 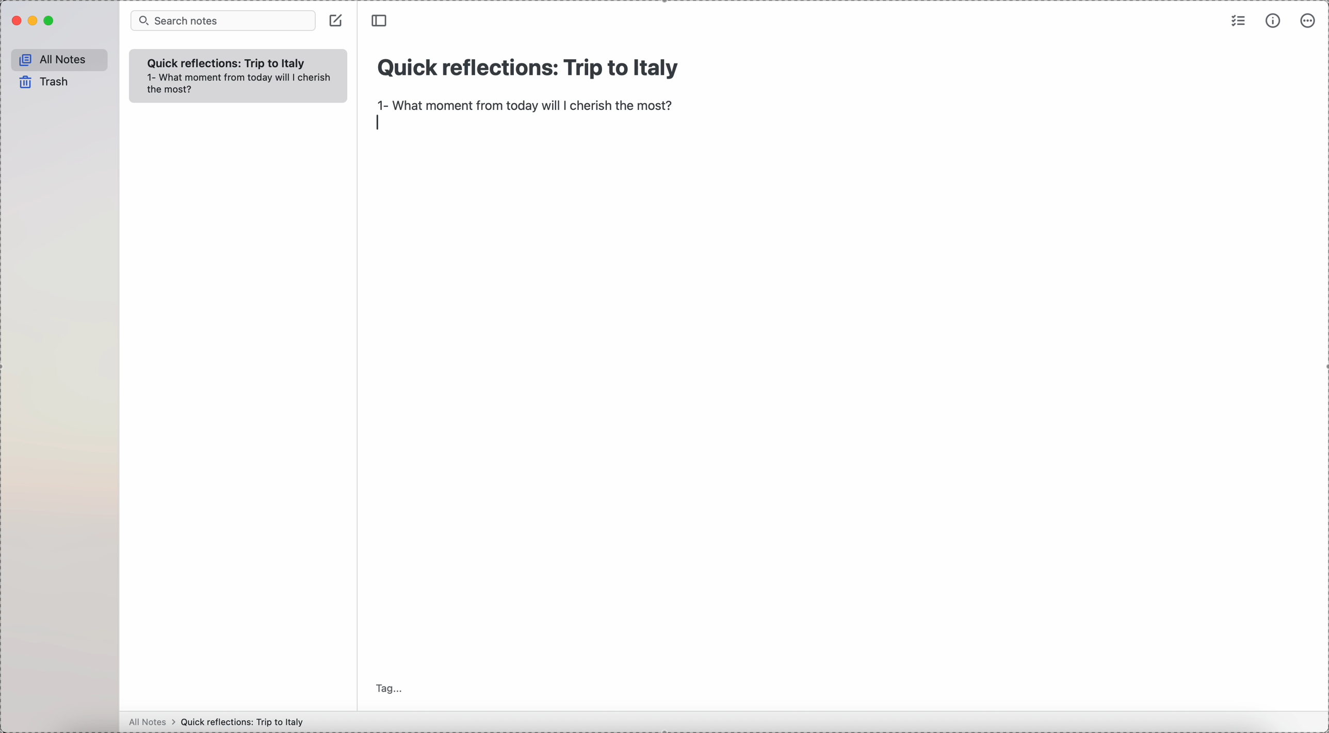 I want to click on click on create note, so click(x=337, y=21).